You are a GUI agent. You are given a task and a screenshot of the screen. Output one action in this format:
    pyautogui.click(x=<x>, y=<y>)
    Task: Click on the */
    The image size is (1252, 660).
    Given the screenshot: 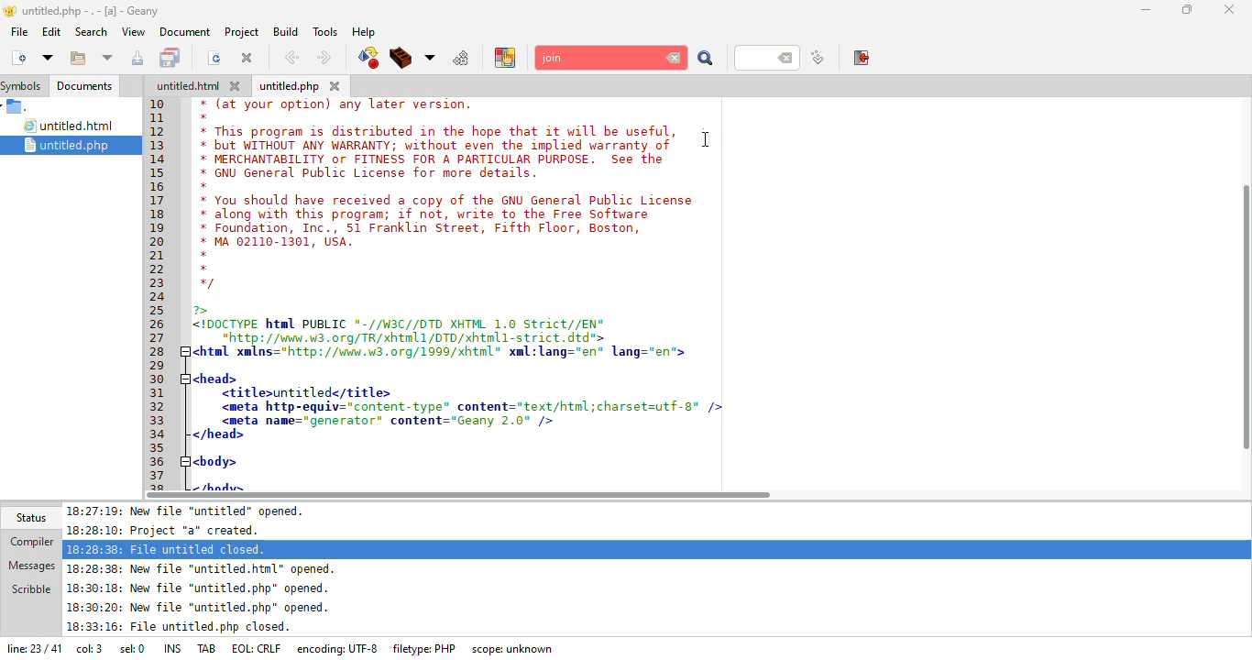 What is the action you would take?
    pyautogui.click(x=207, y=284)
    